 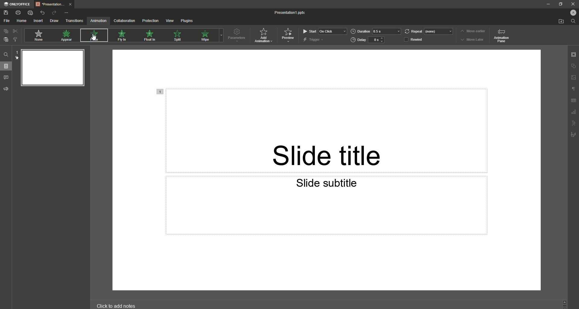 I want to click on Cut, so click(x=14, y=31).